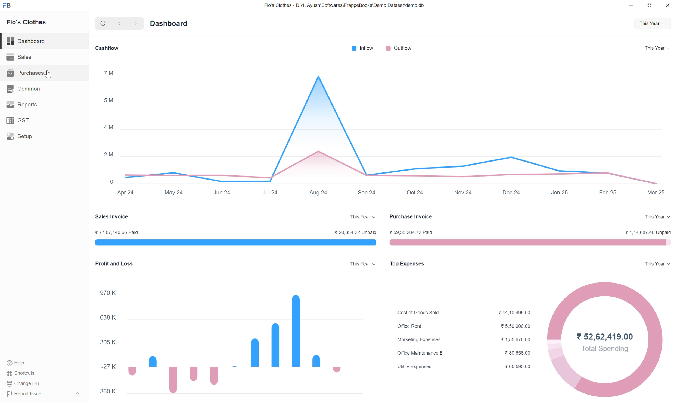 The width and height of the screenshot is (677, 403). What do you see at coordinates (518, 367) in the screenshot?
I see `₹  65,590.00` at bounding box center [518, 367].